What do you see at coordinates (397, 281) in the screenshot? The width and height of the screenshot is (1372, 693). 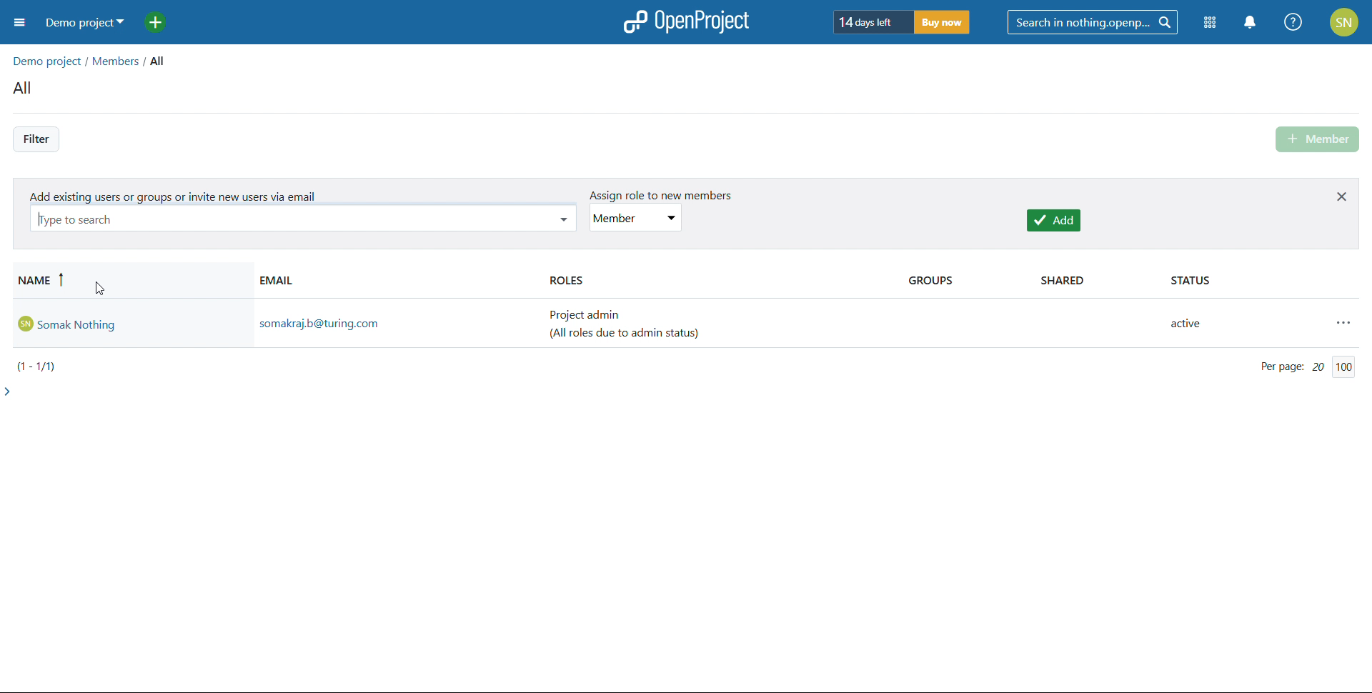 I see `email` at bounding box center [397, 281].